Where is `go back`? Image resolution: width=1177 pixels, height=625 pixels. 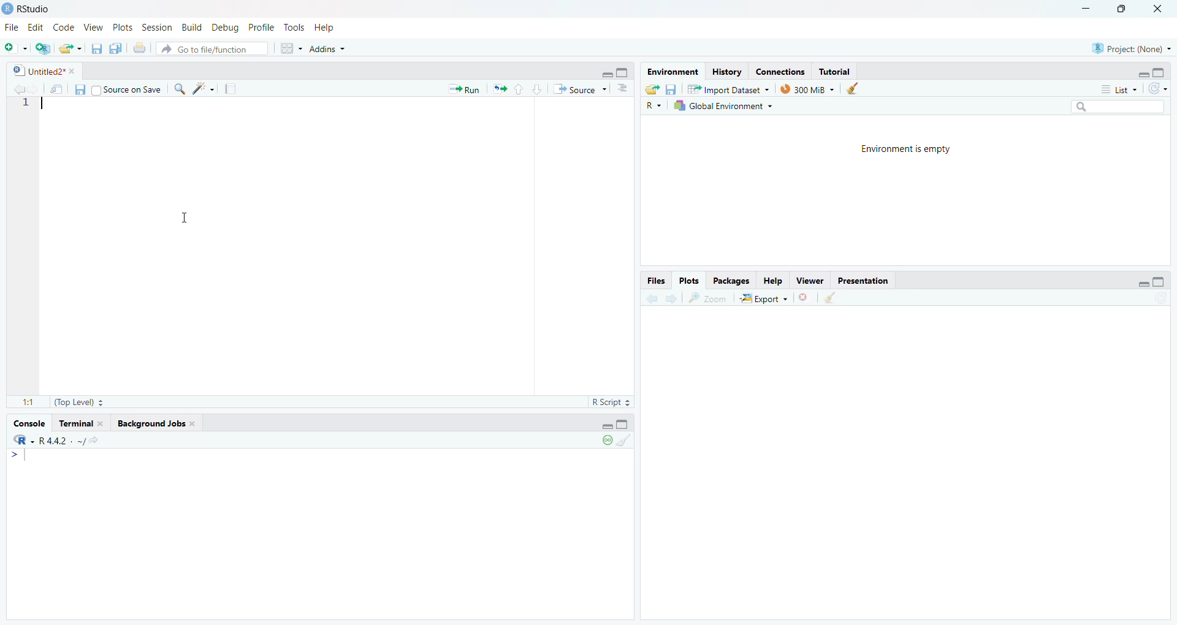
go back is located at coordinates (648, 298).